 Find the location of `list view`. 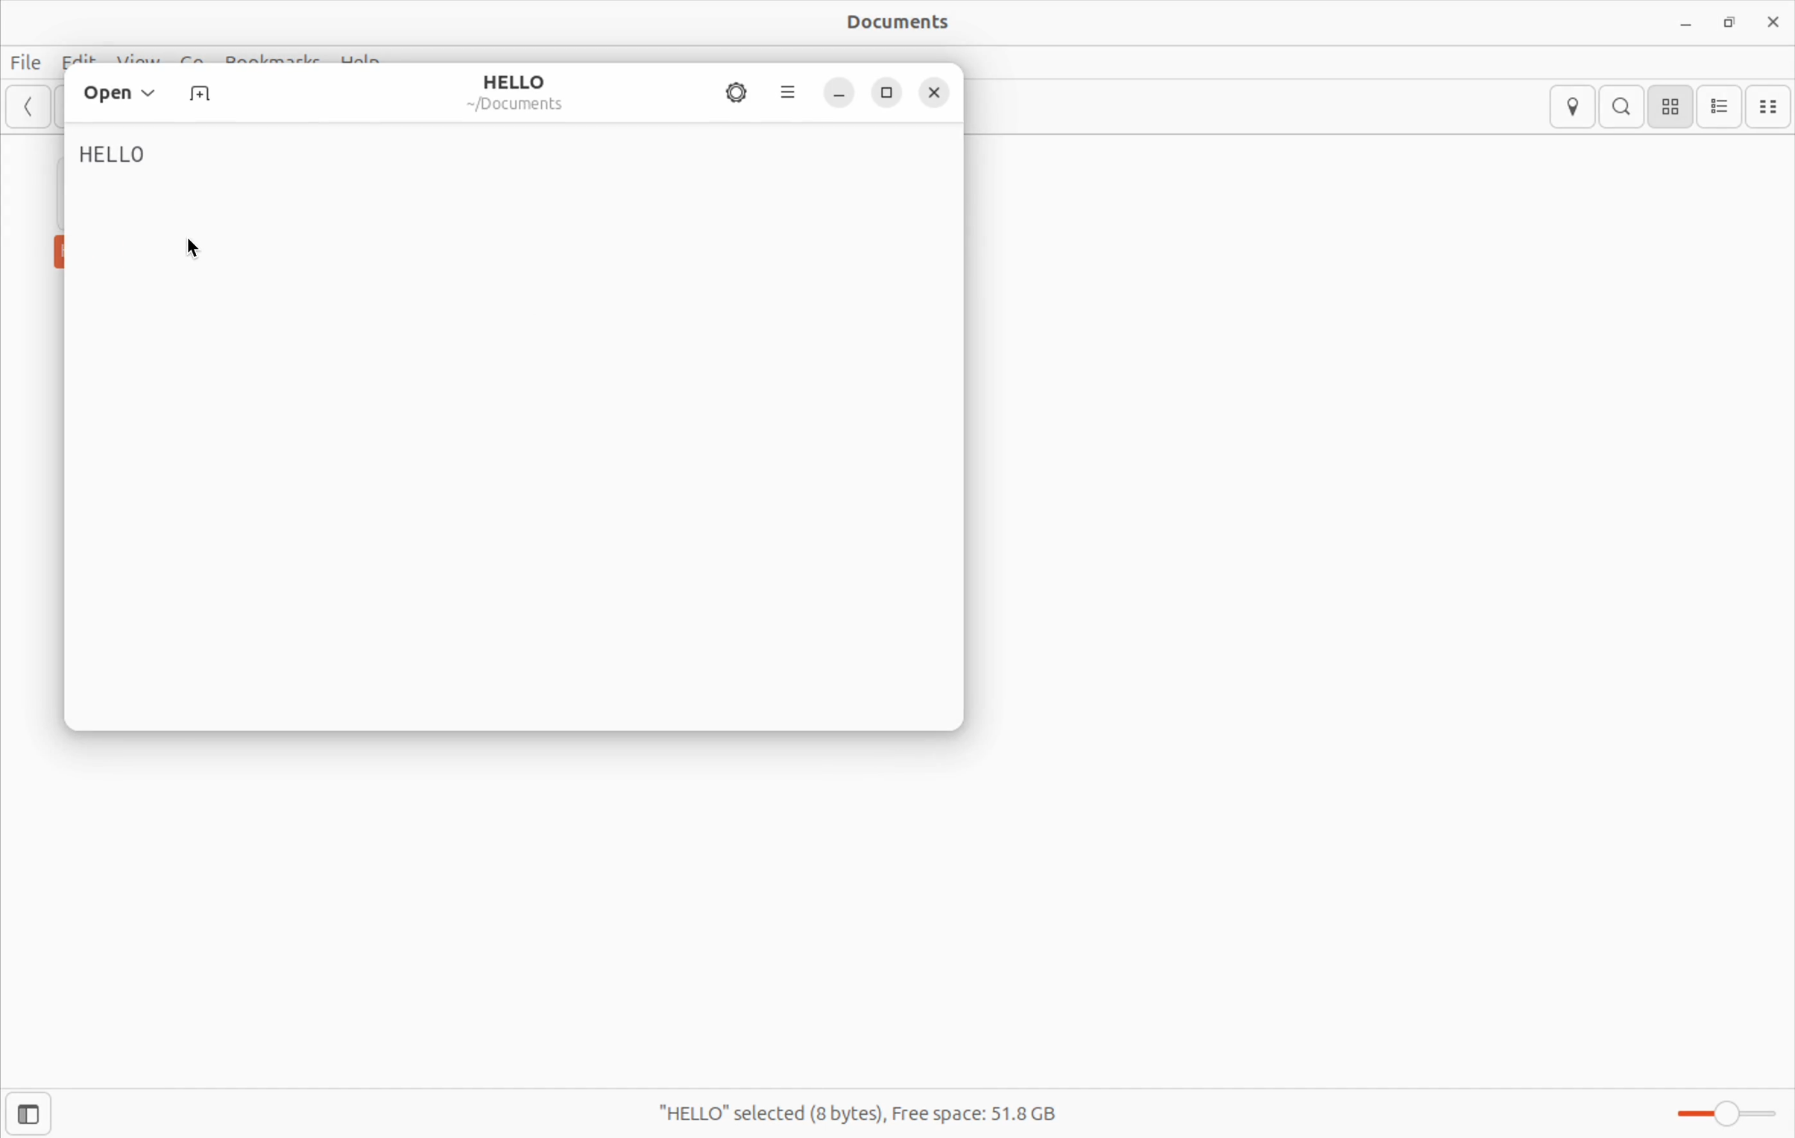

list view is located at coordinates (1723, 107).